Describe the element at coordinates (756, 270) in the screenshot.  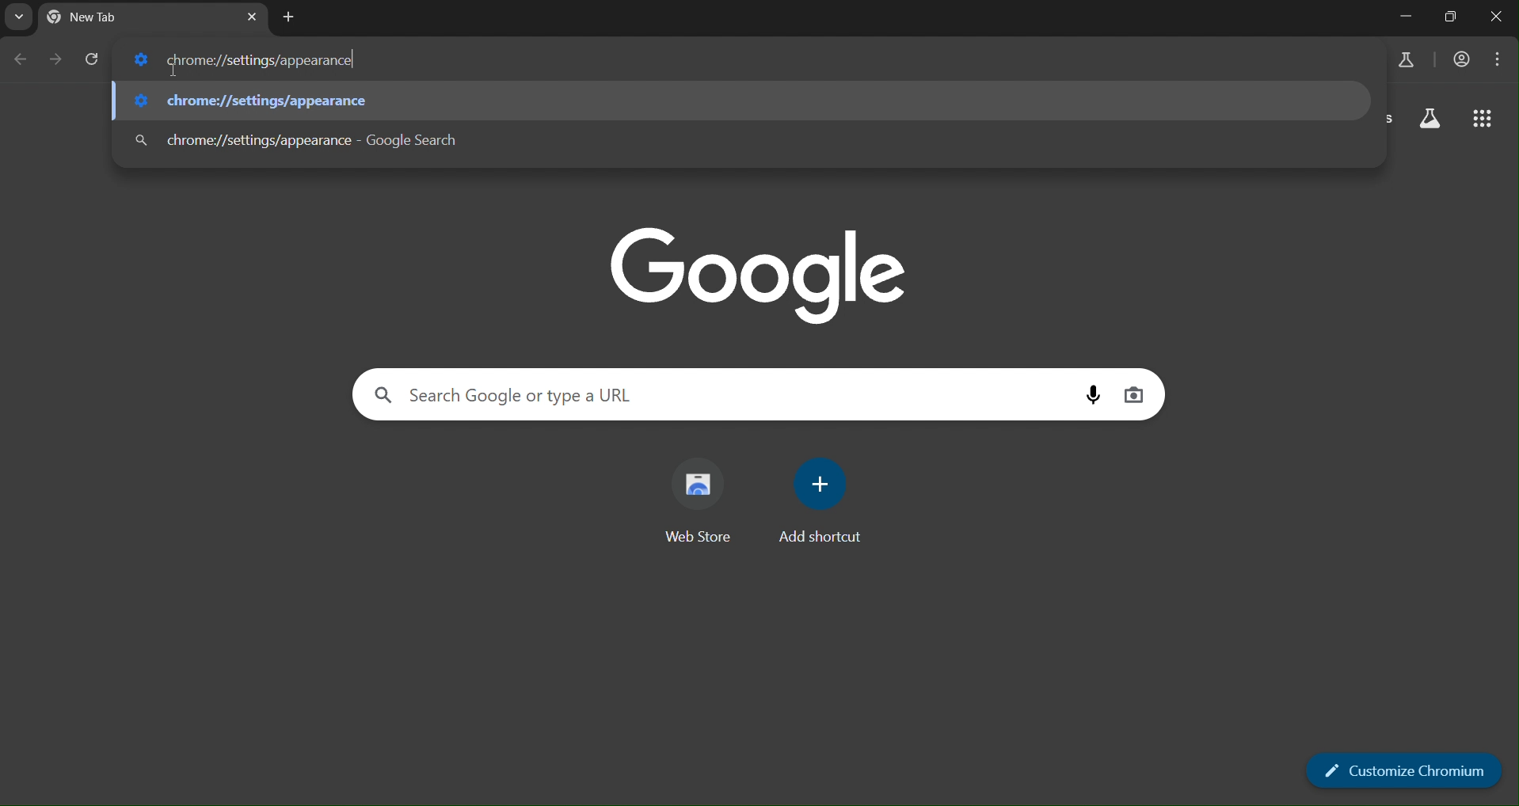
I see `google` at that location.